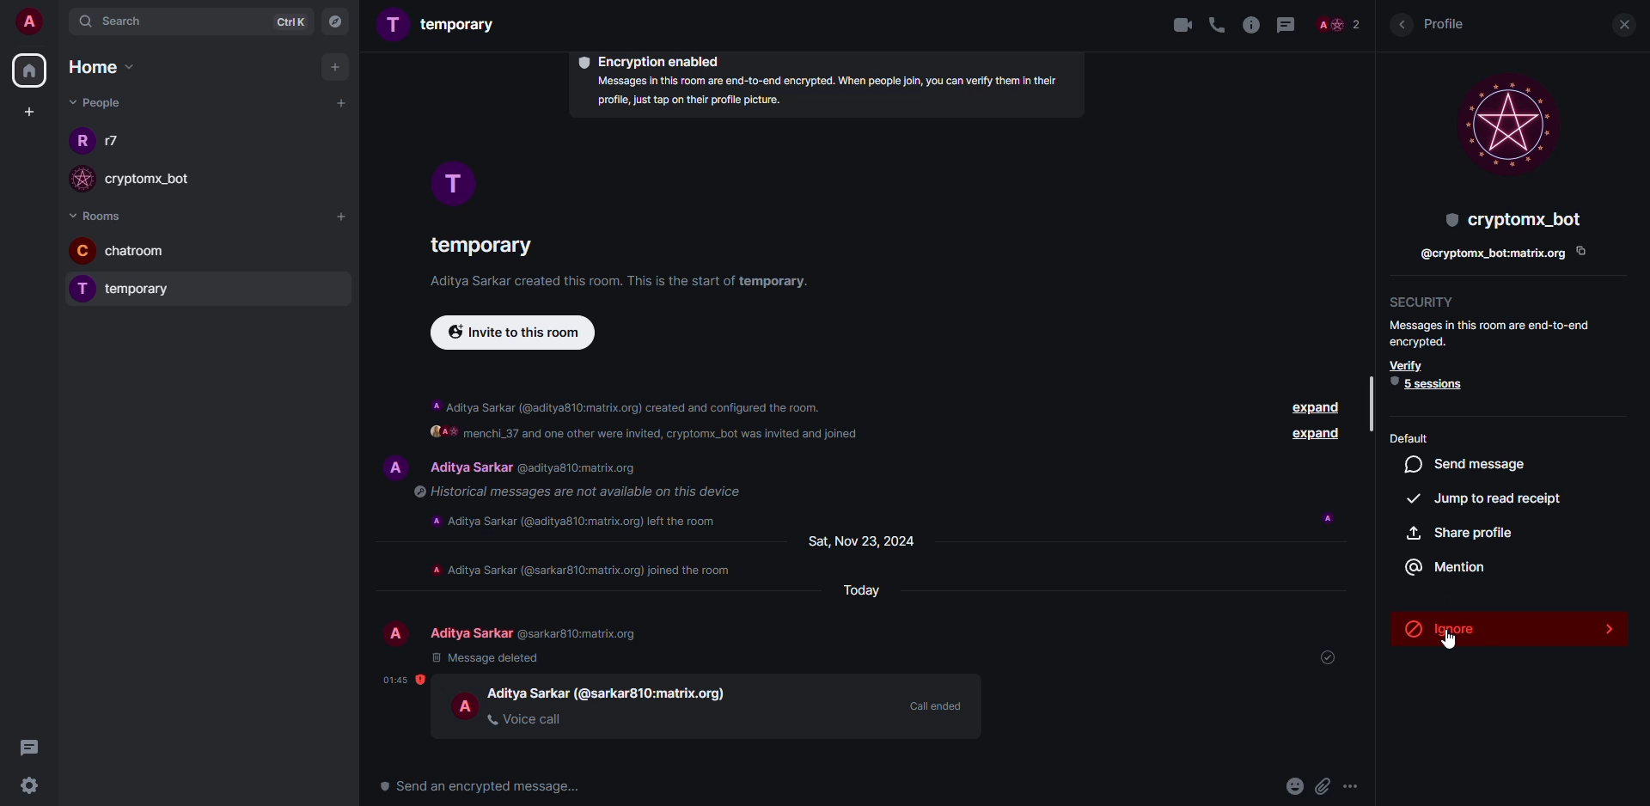  What do you see at coordinates (1311, 407) in the screenshot?
I see `expand` at bounding box center [1311, 407].